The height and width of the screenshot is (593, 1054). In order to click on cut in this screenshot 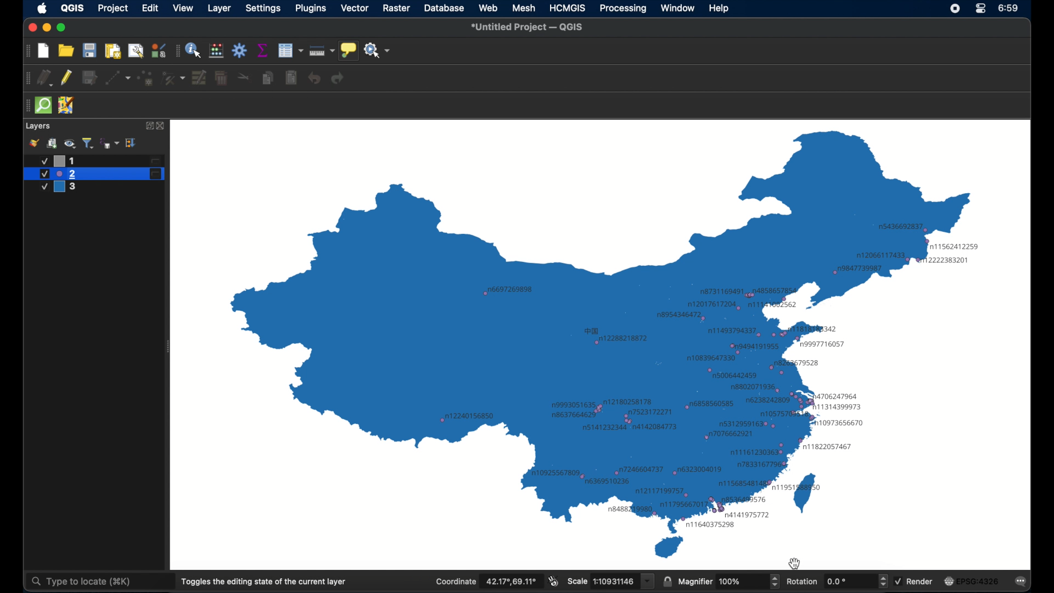, I will do `click(245, 76)`.